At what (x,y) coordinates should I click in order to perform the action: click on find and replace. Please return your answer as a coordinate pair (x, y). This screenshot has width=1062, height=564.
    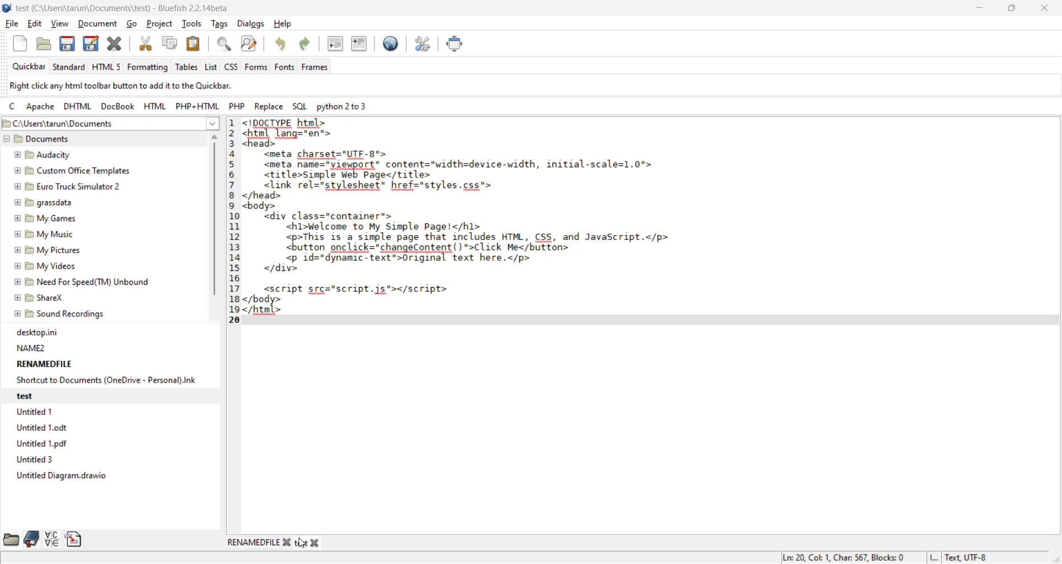
    Looking at the image, I should click on (252, 44).